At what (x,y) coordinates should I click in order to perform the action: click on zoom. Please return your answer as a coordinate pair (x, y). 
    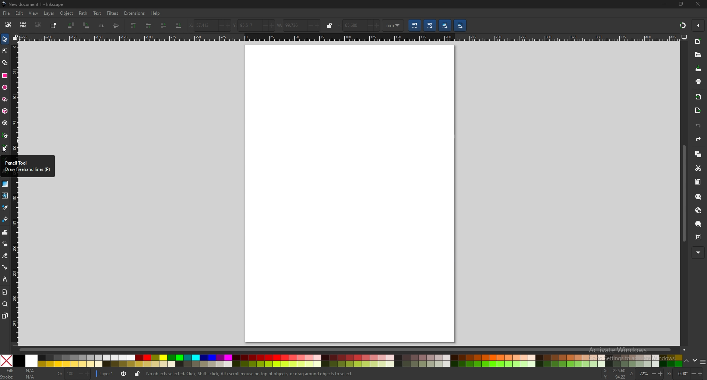
    Looking at the image, I should click on (647, 373).